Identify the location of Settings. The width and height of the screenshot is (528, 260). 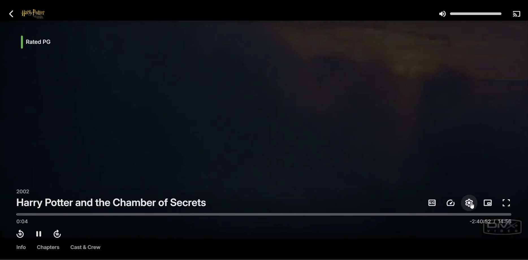
(470, 203).